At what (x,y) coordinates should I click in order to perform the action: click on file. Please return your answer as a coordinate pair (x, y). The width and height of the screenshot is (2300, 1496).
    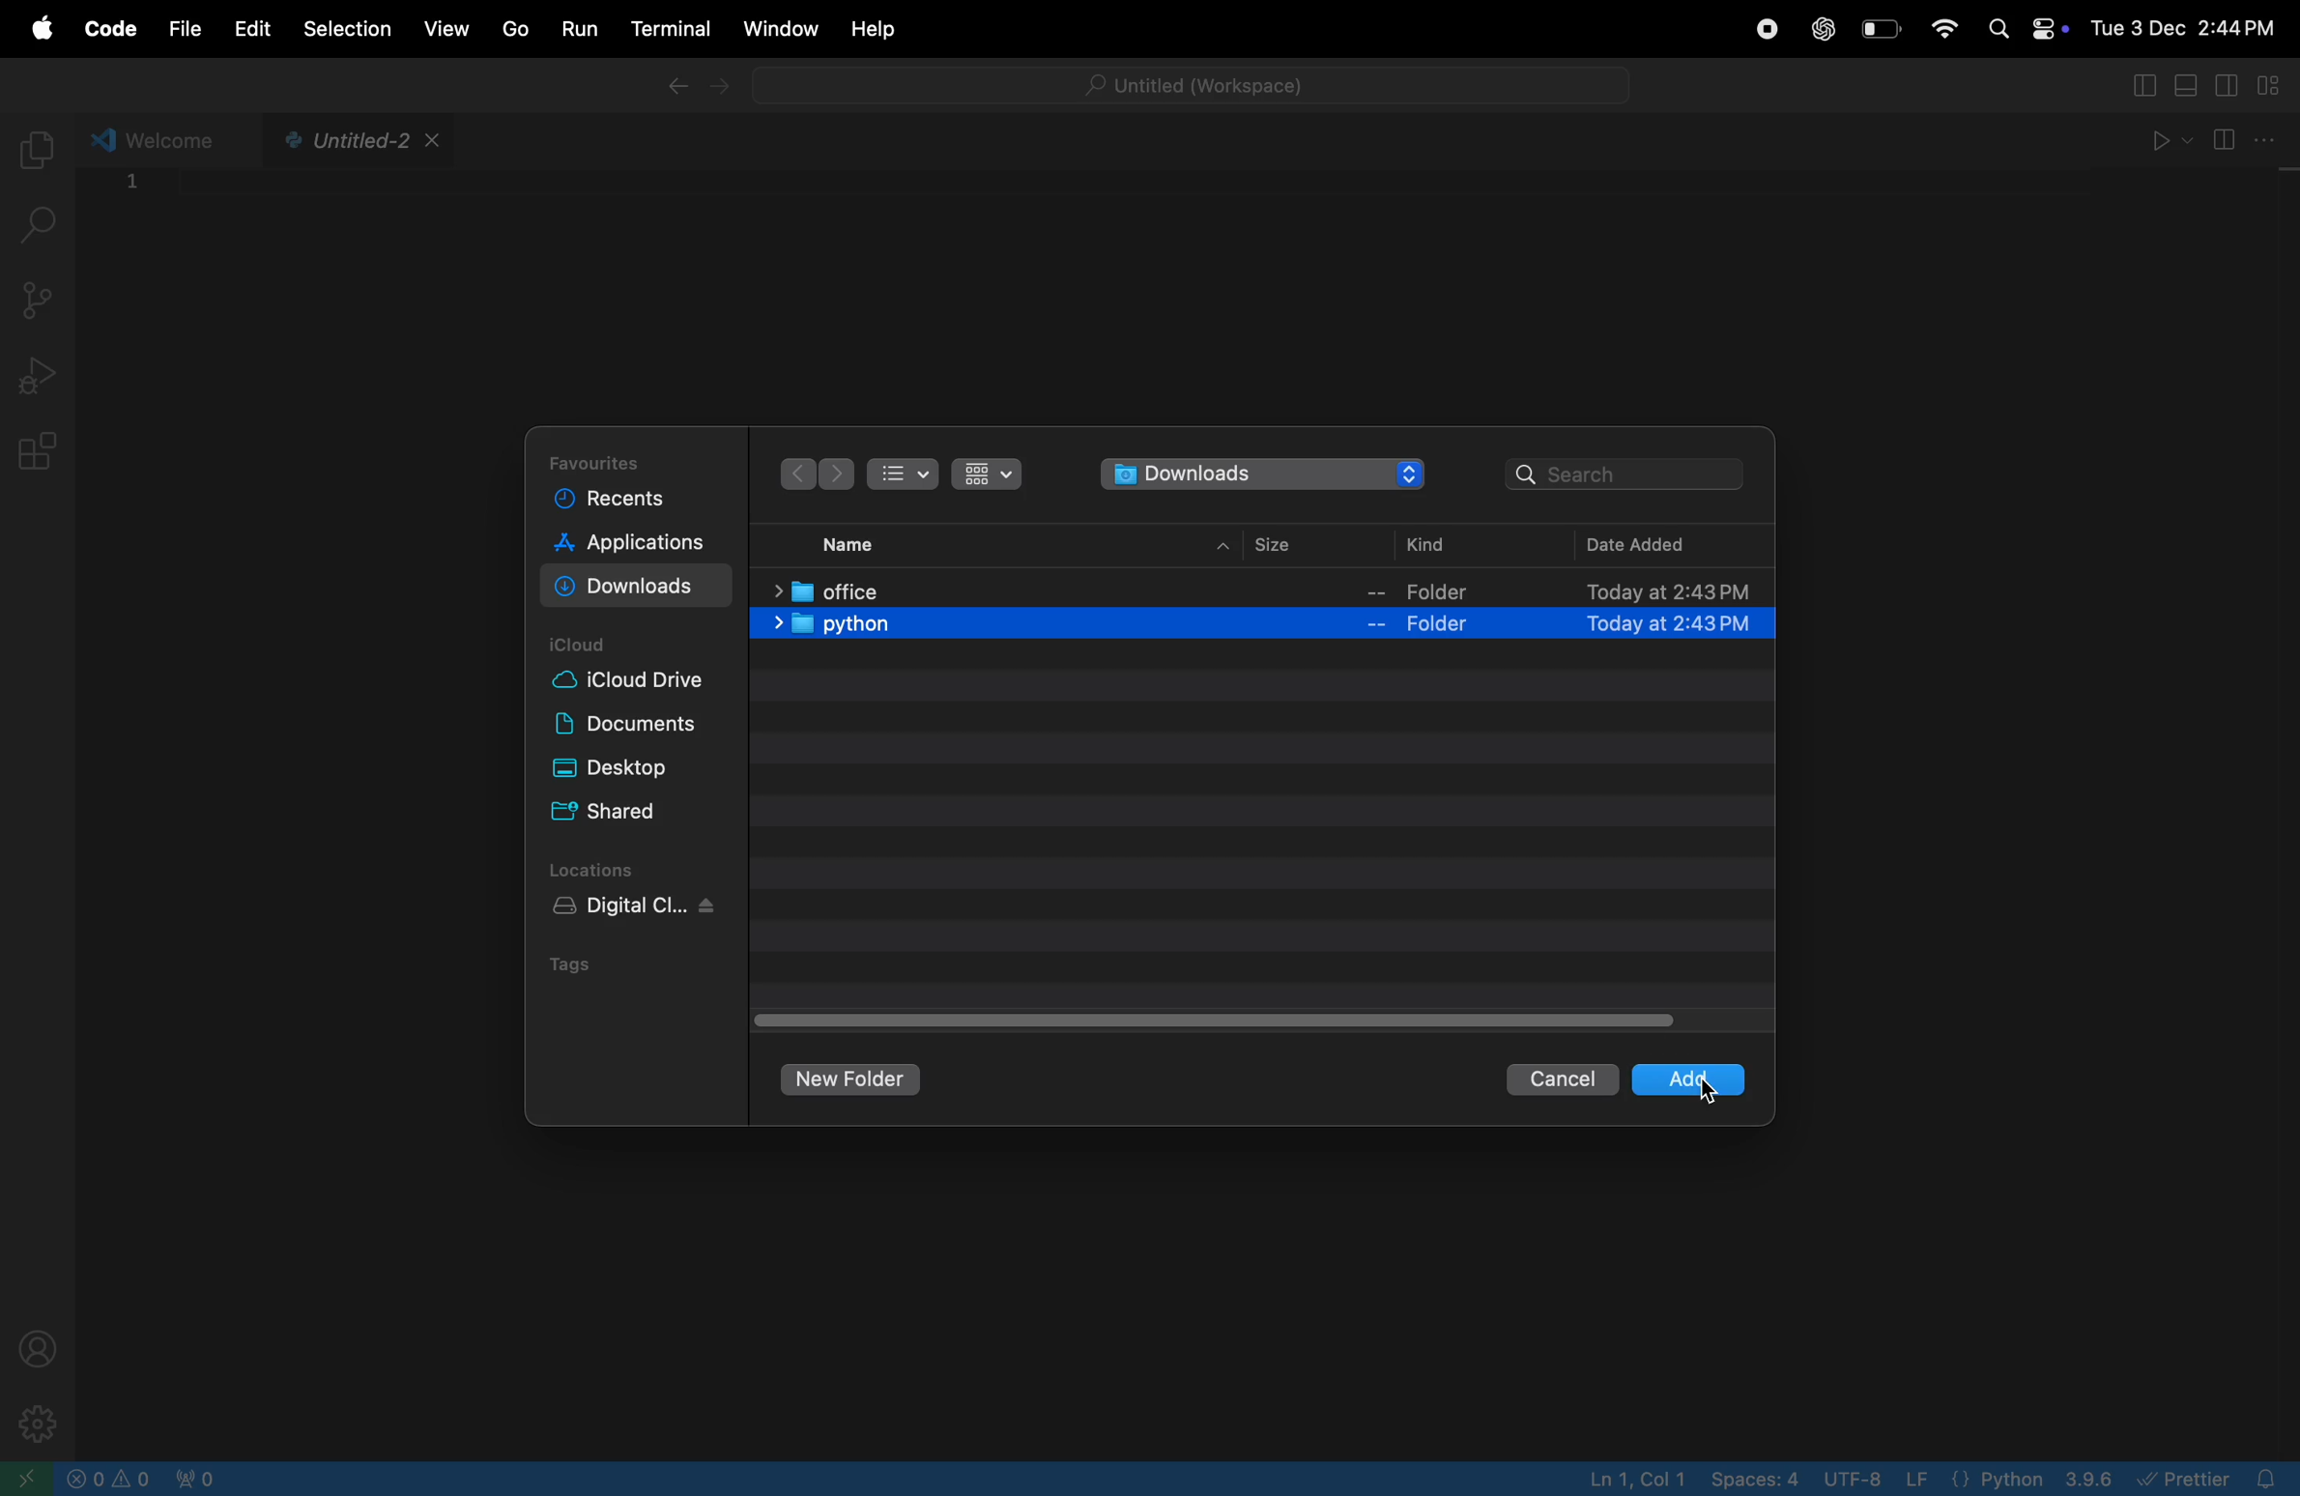
    Looking at the image, I should click on (185, 33).